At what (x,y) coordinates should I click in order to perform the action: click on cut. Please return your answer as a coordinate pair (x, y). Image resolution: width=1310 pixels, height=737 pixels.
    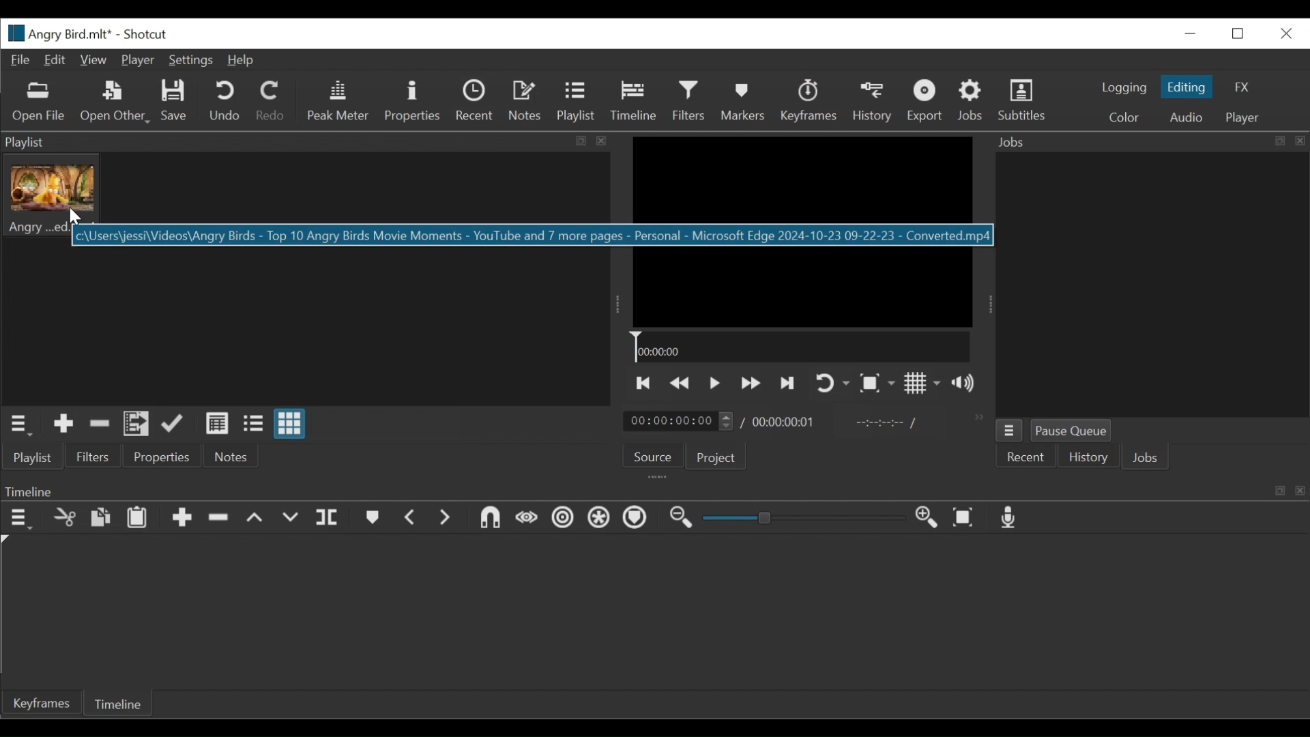
    Looking at the image, I should click on (66, 518).